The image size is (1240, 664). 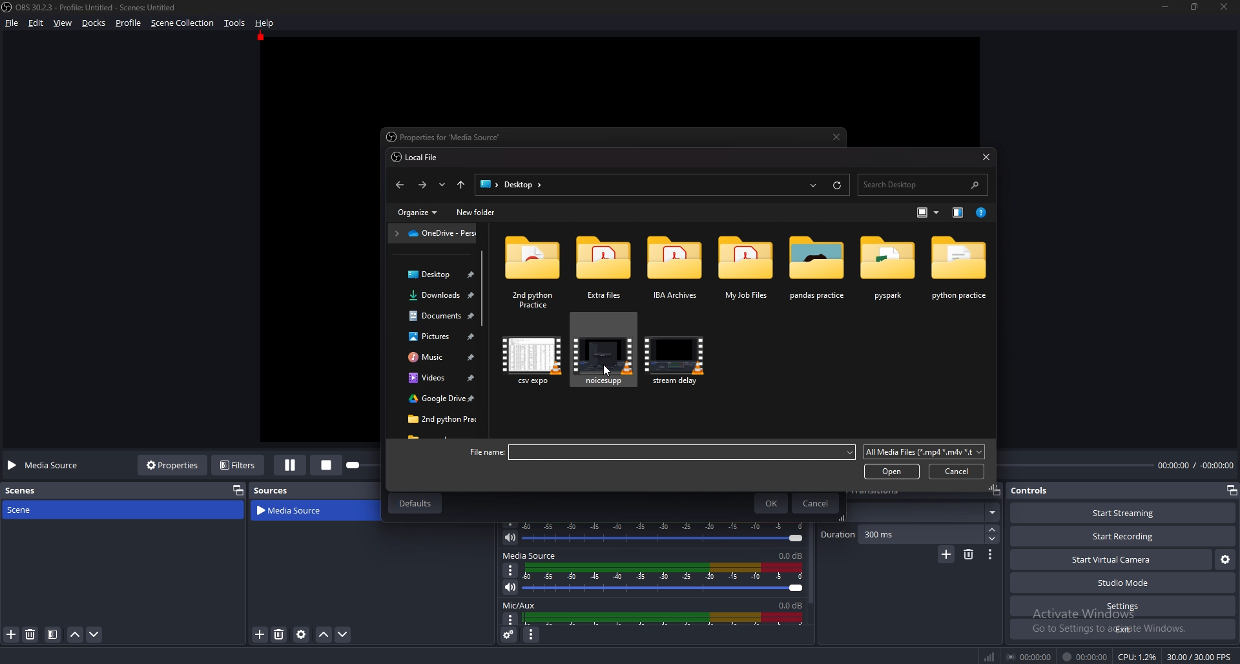 I want to click on folder, so click(x=434, y=316).